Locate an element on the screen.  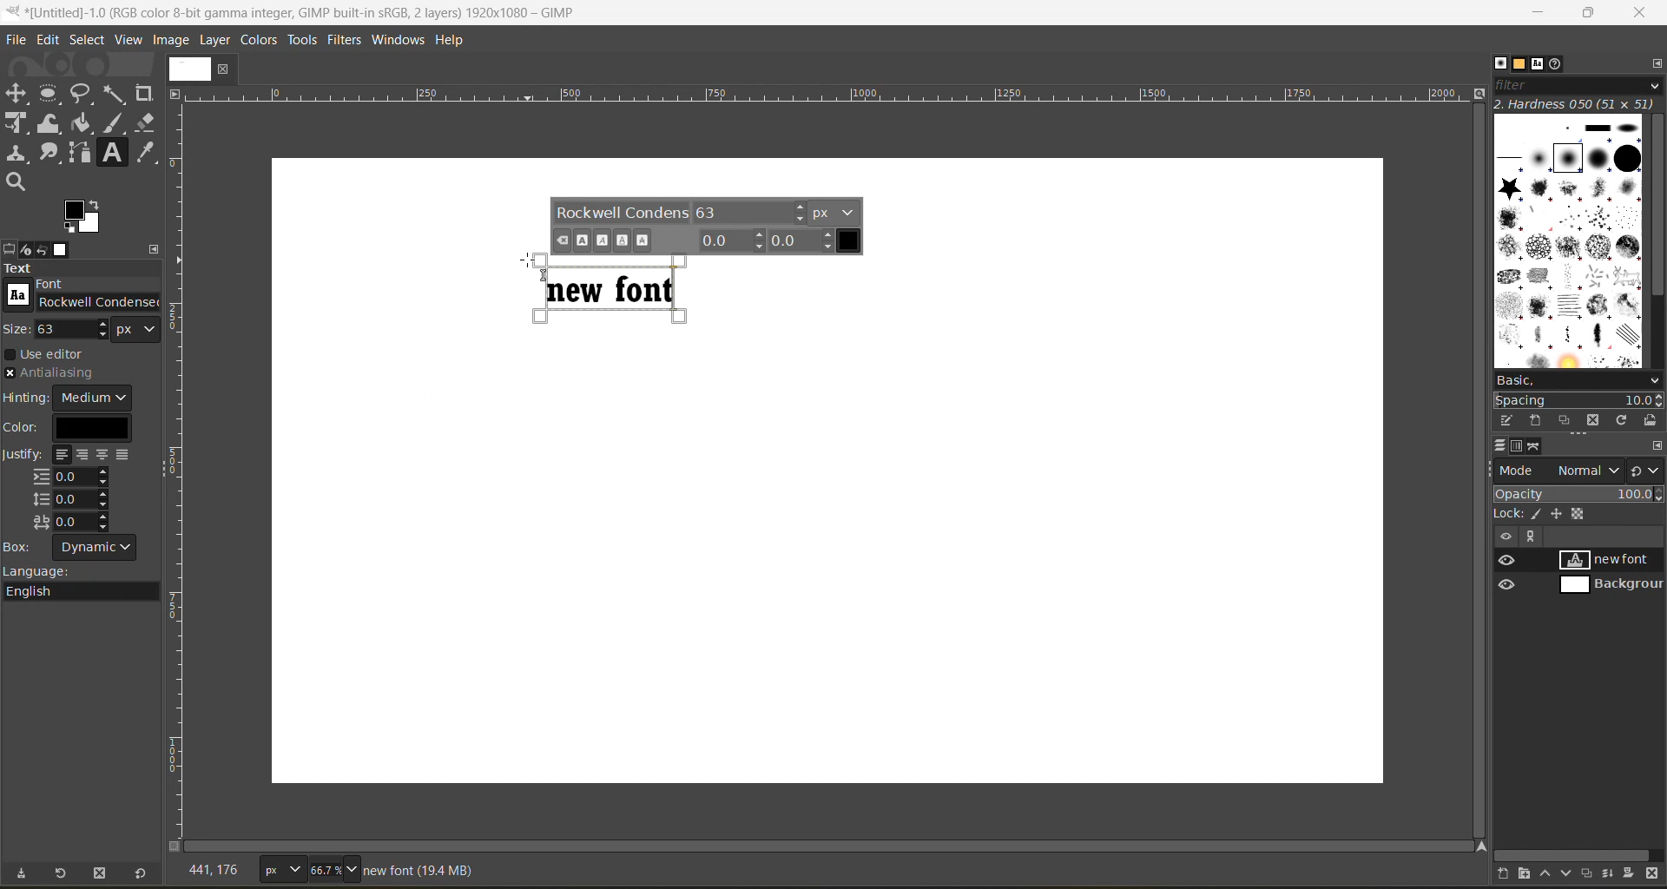
font is located at coordinates (83, 293).